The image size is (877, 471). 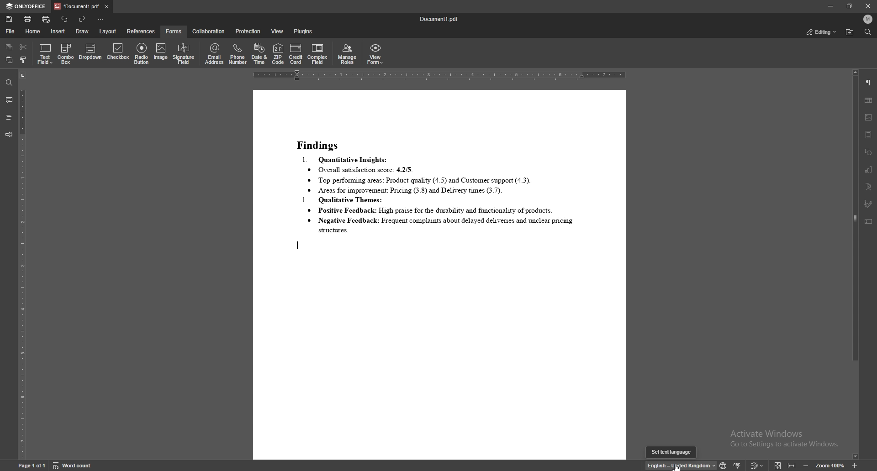 I want to click on decrease zoom, so click(x=805, y=465).